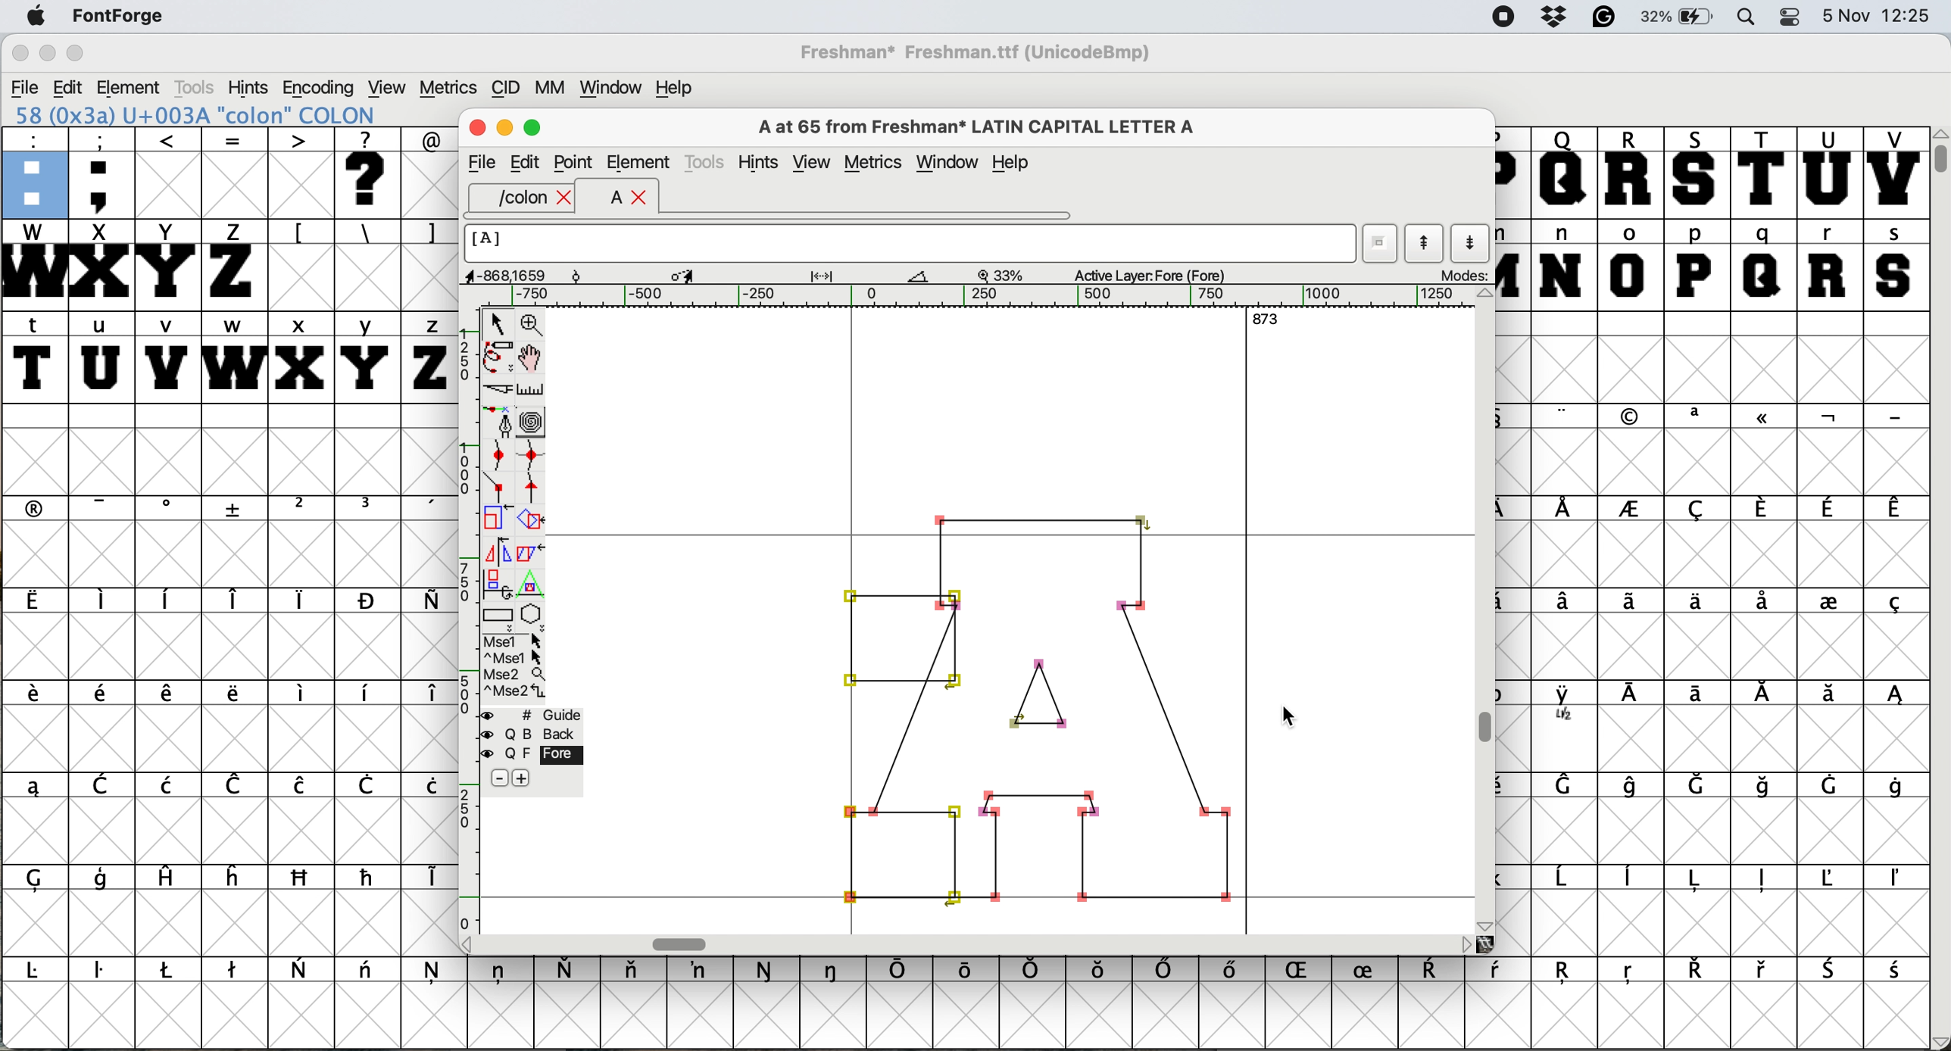  What do you see at coordinates (45, 53) in the screenshot?
I see `minimise` at bounding box center [45, 53].